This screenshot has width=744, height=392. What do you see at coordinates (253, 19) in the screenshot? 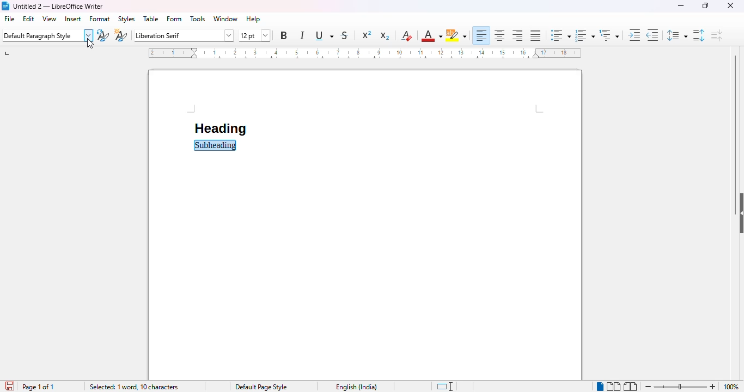
I see `help` at bounding box center [253, 19].